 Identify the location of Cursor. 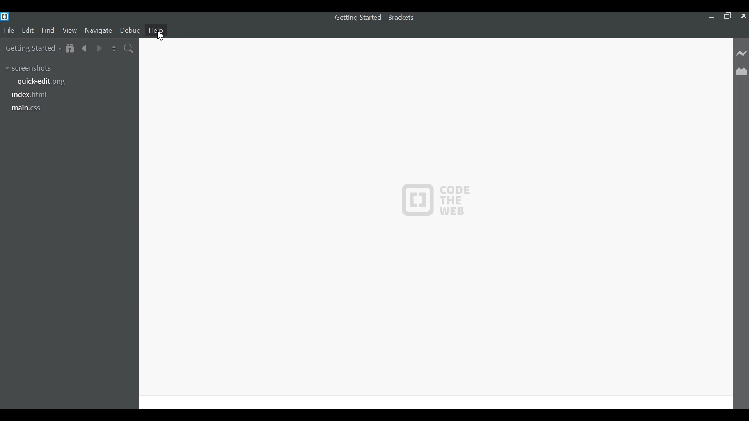
(161, 37).